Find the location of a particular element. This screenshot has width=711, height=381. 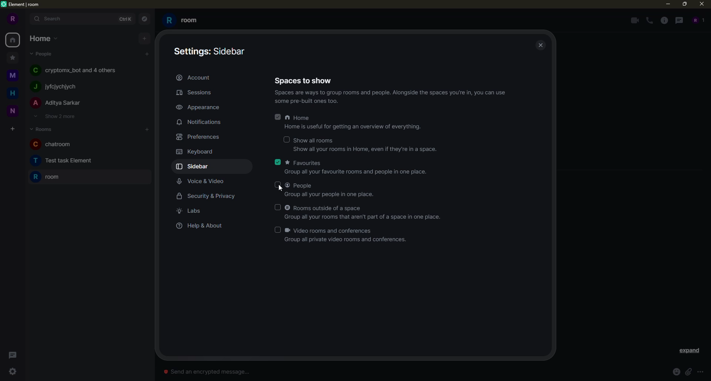

Group all private video rooms and conferences. is located at coordinates (340, 240).